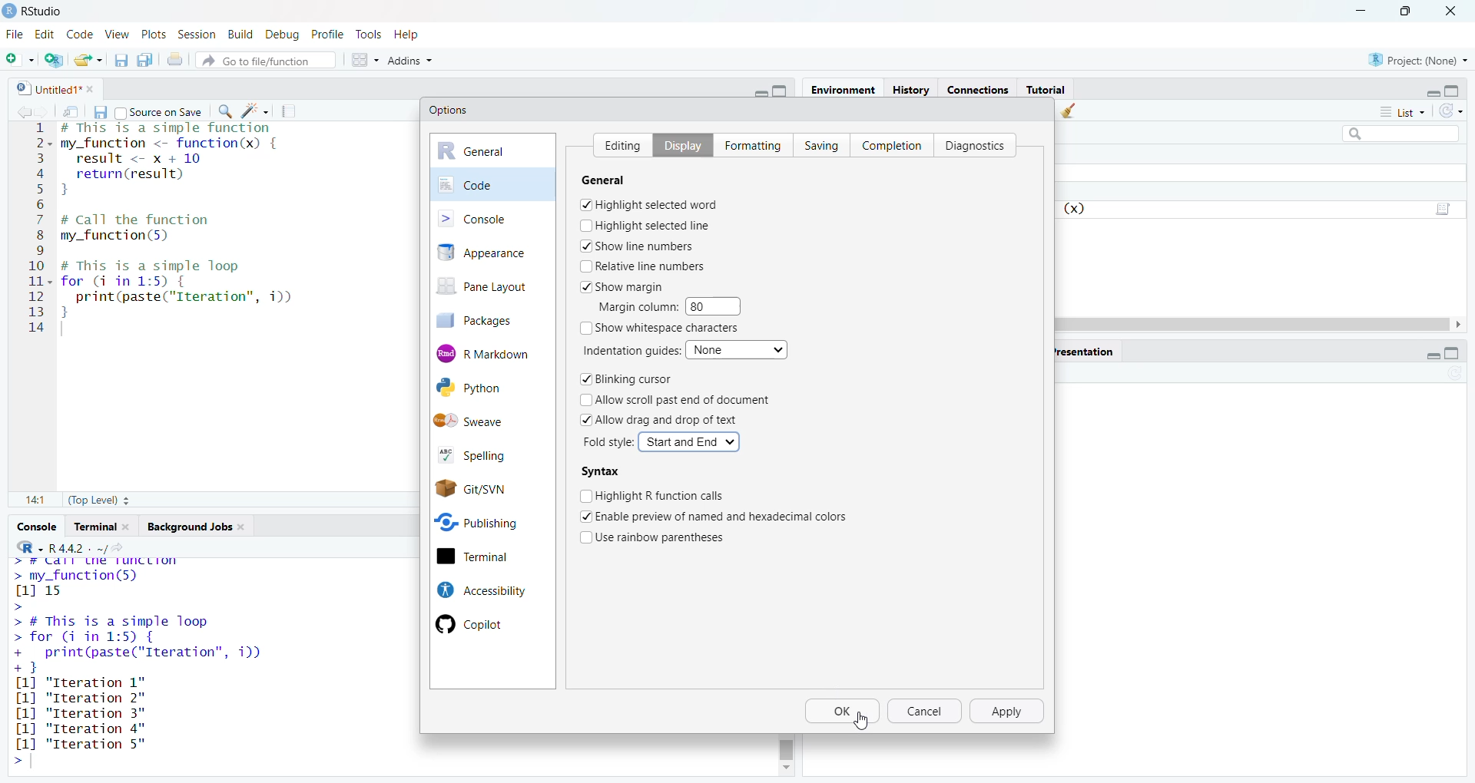 The width and height of the screenshot is (1475, 783). Describe the element at coordinates (89, 682) in the screenshot. I see `[1] "Iteration 1"` at that location.